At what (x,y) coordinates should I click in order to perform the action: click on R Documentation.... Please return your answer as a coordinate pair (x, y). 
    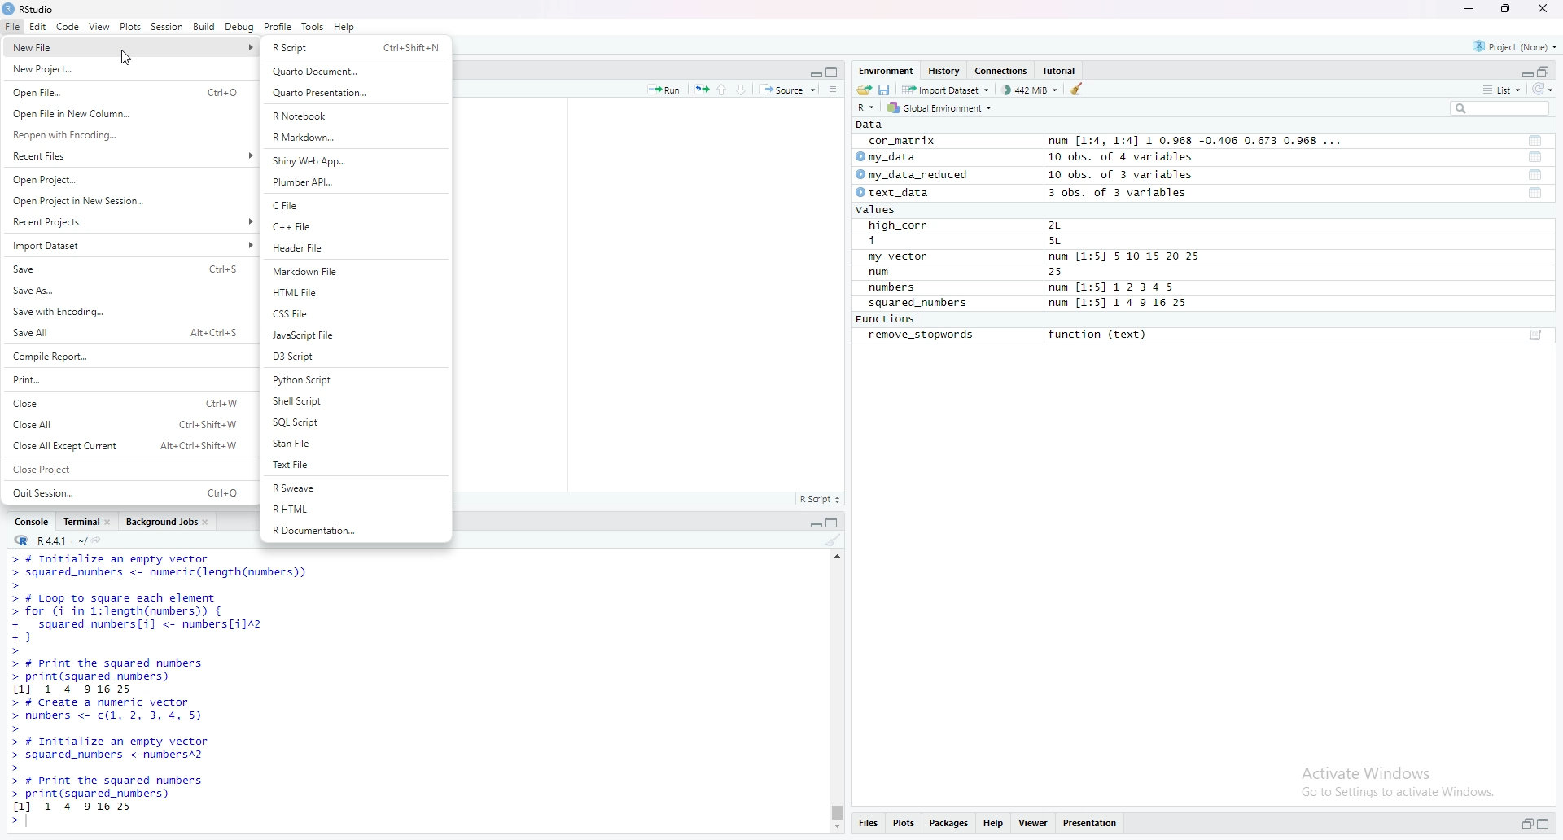
    Looking at the image, I should click on (354, 532).